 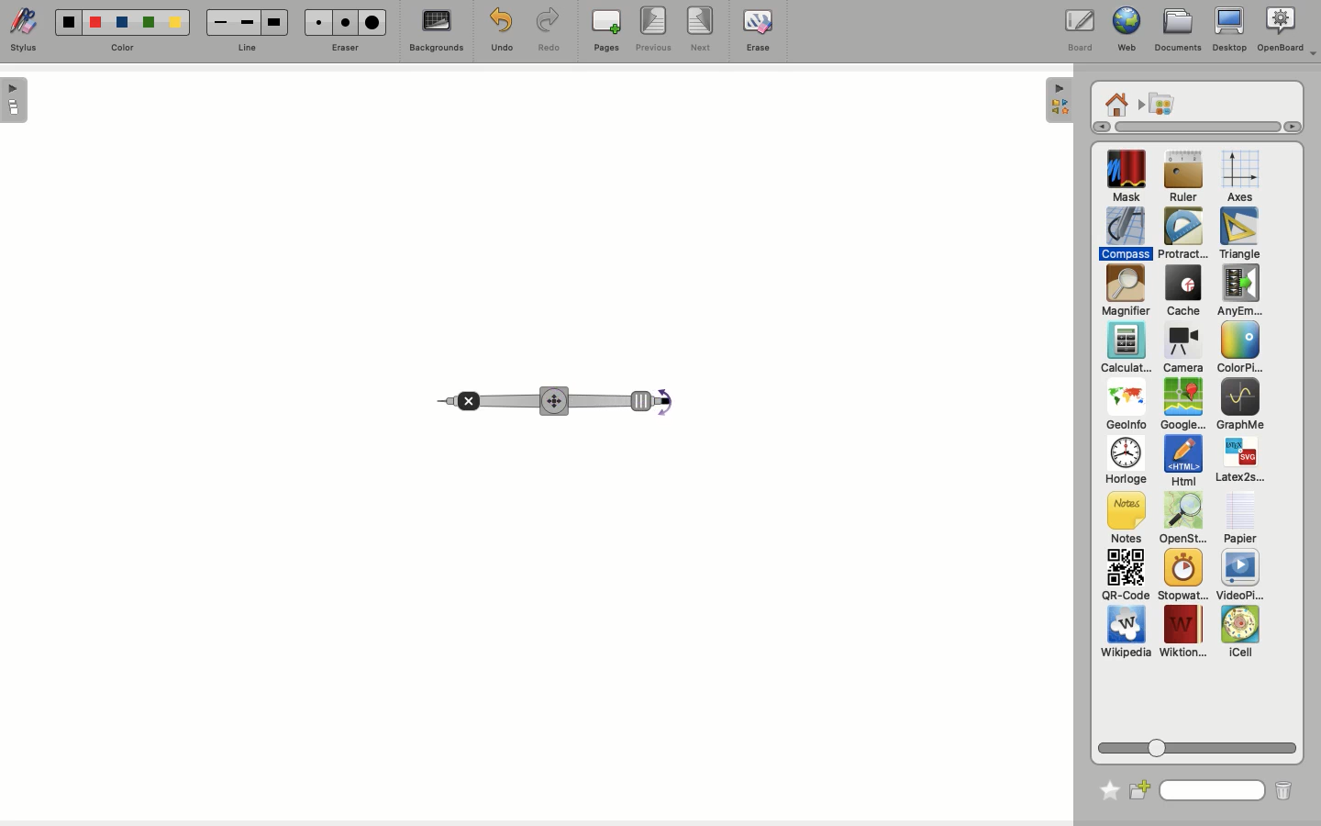 What do you see at coordinates (1238, 234) in the screenshot?
I see `Triangle` at bounding box center [1238, 234].